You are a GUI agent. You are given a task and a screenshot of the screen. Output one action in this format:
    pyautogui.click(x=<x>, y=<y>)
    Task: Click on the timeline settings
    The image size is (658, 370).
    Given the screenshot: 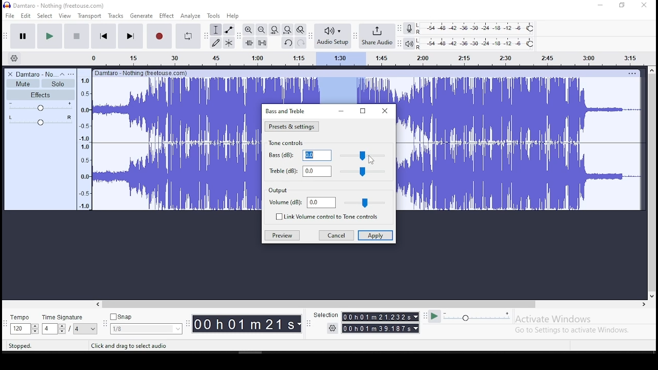 What is the action you would take?
    pyautogui.click(x=13, y=58)
    